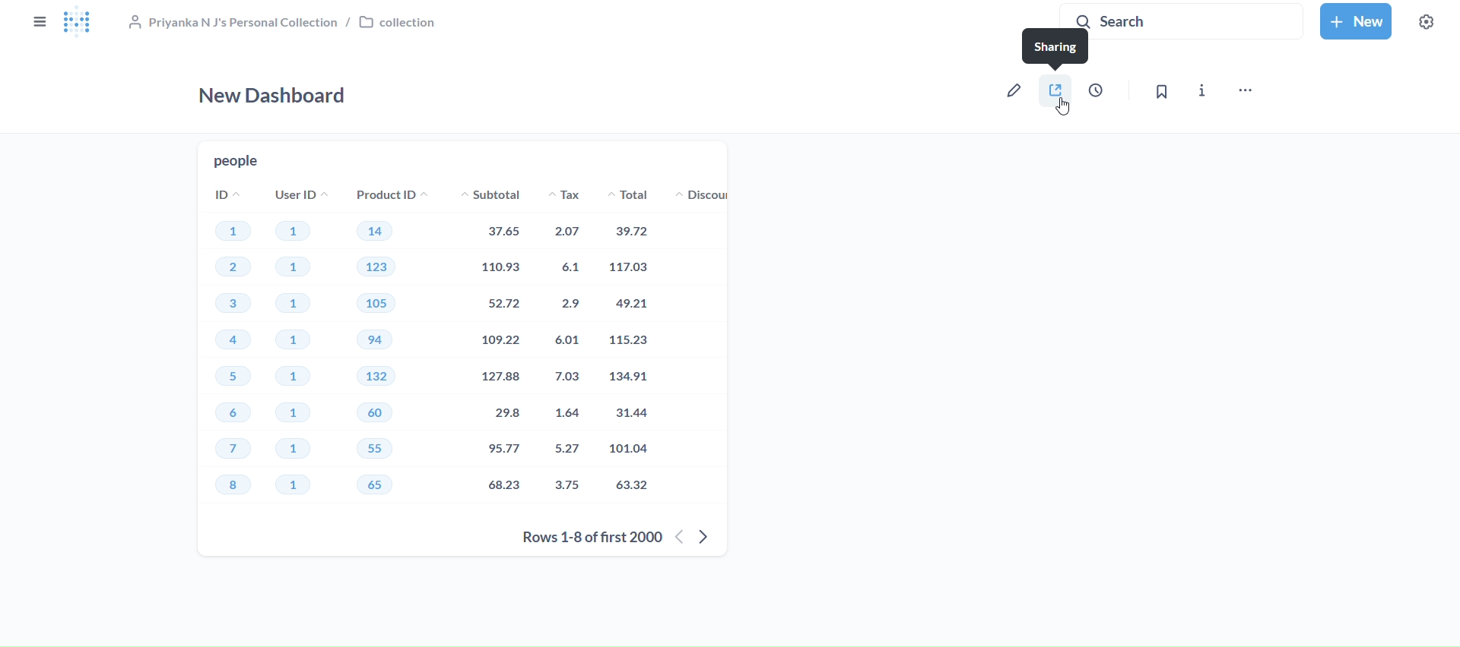 The height and width of the screenshot is (647, 1460). Describe the element at coordinates (299, 347) in the screenshot. I see `User ID's` at that location.